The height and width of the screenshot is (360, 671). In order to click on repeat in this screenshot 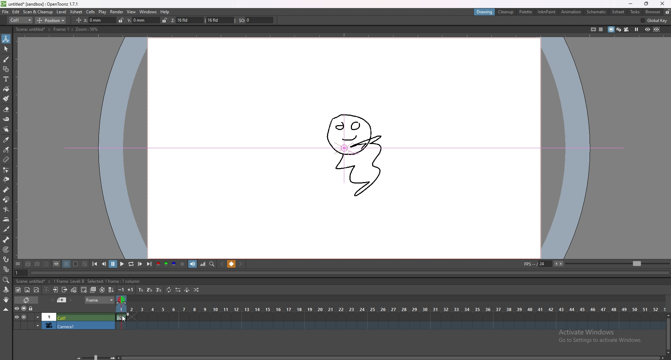, I will do `click(168, 290)`.